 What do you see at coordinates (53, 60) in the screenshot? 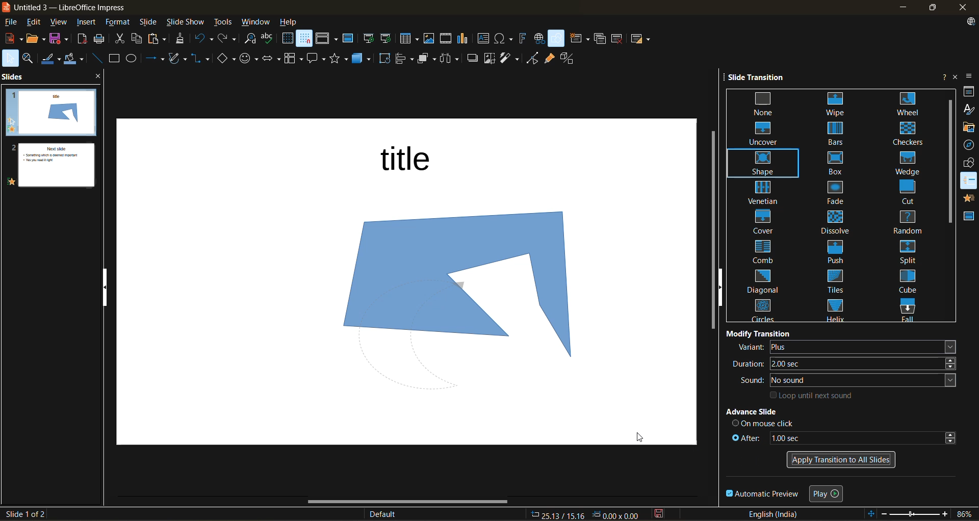
I see `line color` at bounding box center [53, 60].